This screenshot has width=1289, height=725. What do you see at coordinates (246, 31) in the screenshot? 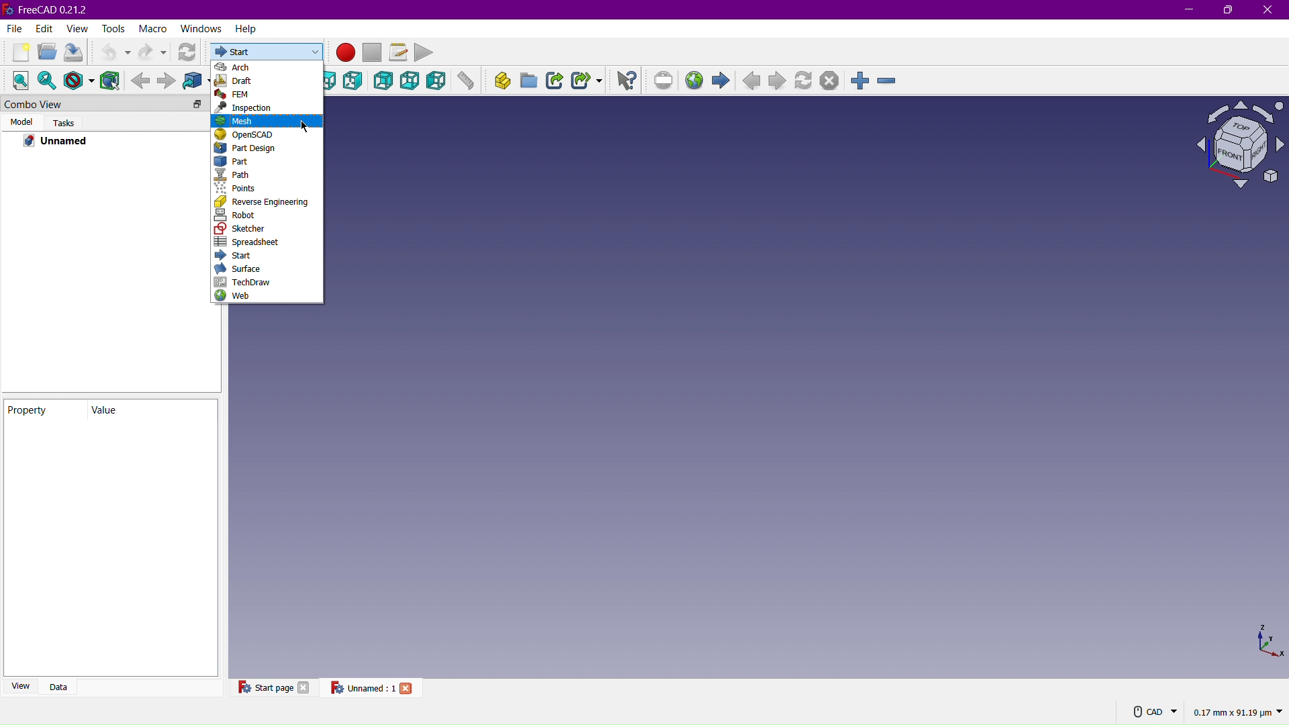
I see `Help` at bounding box center [246, 31].